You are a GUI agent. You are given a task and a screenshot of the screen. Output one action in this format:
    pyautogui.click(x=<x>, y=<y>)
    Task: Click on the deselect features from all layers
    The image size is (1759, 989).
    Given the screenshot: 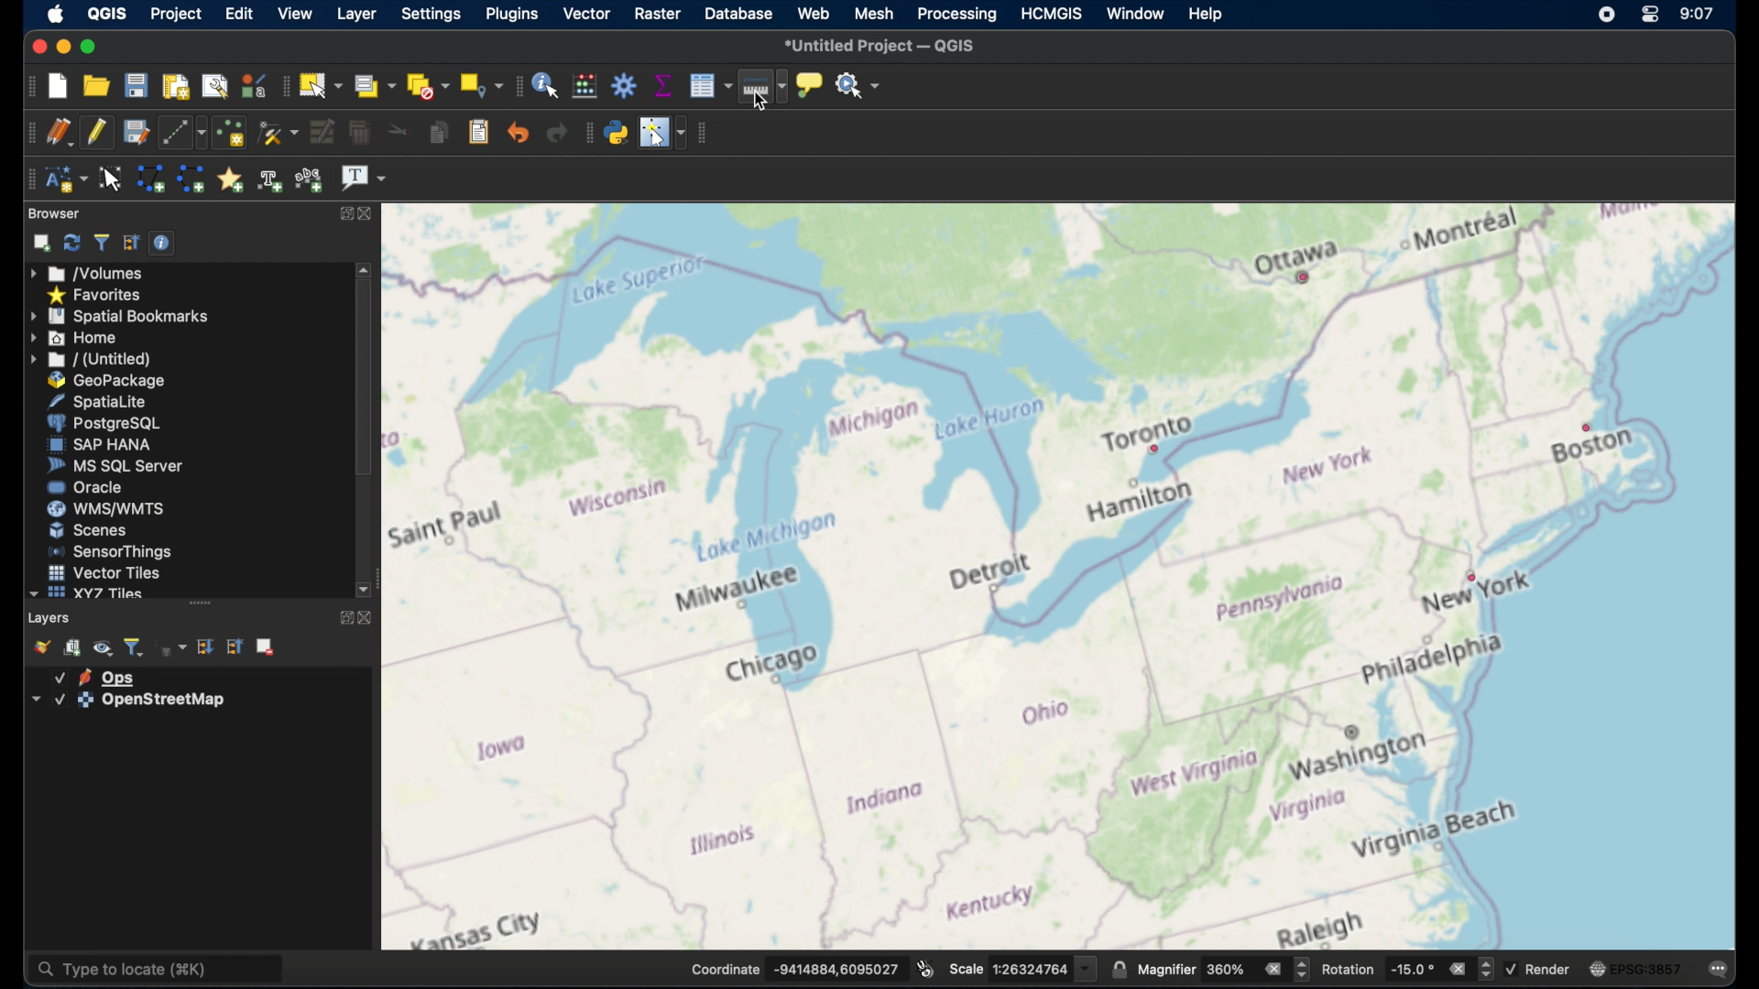 What is the action you would take?
    pyautogui.click(x=427, y=85)
    